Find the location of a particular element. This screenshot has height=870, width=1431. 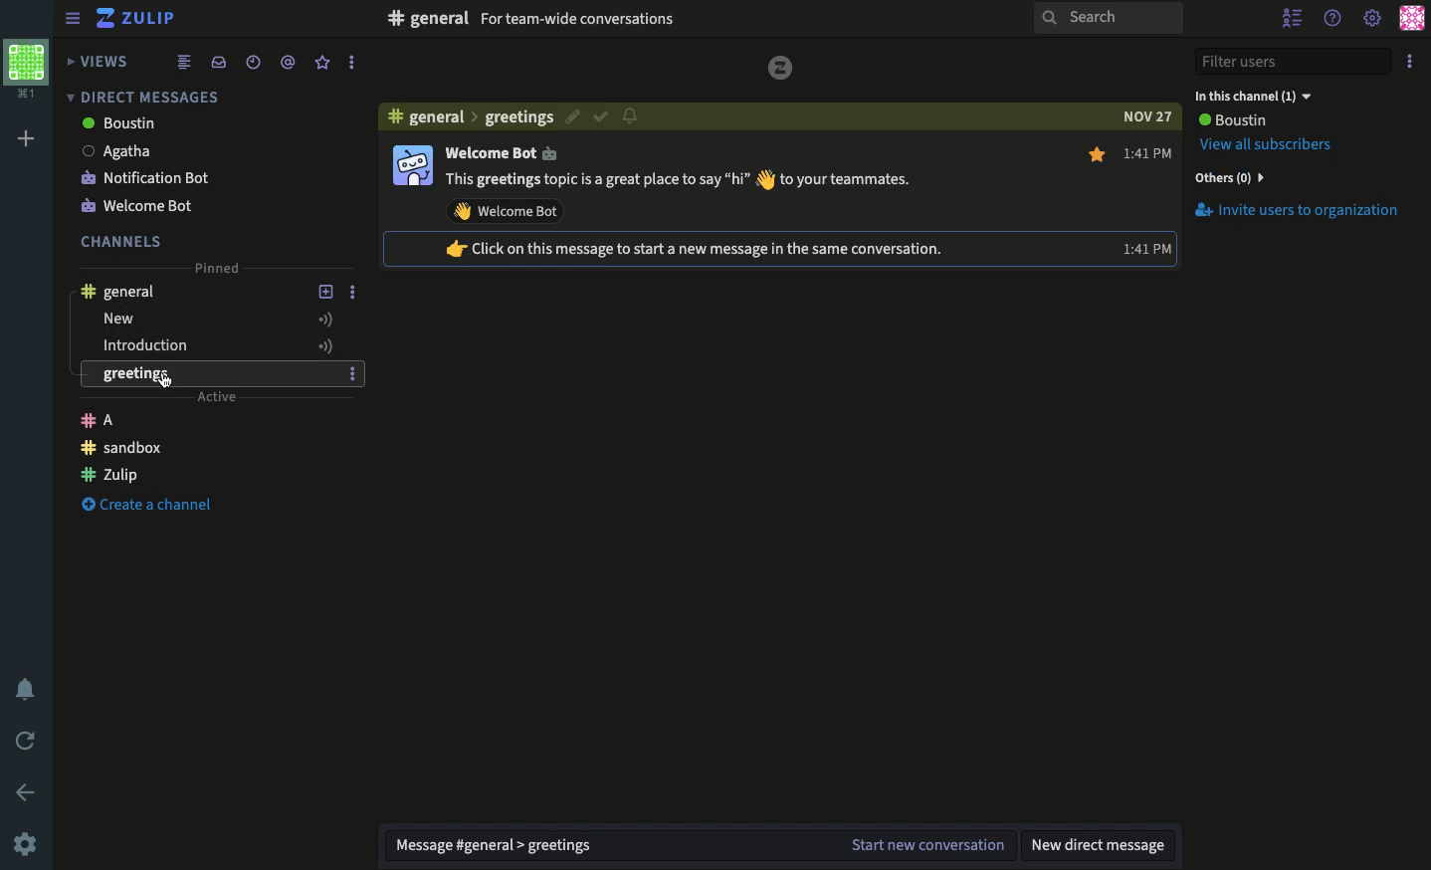

Active is located at coordinates (324, 346).